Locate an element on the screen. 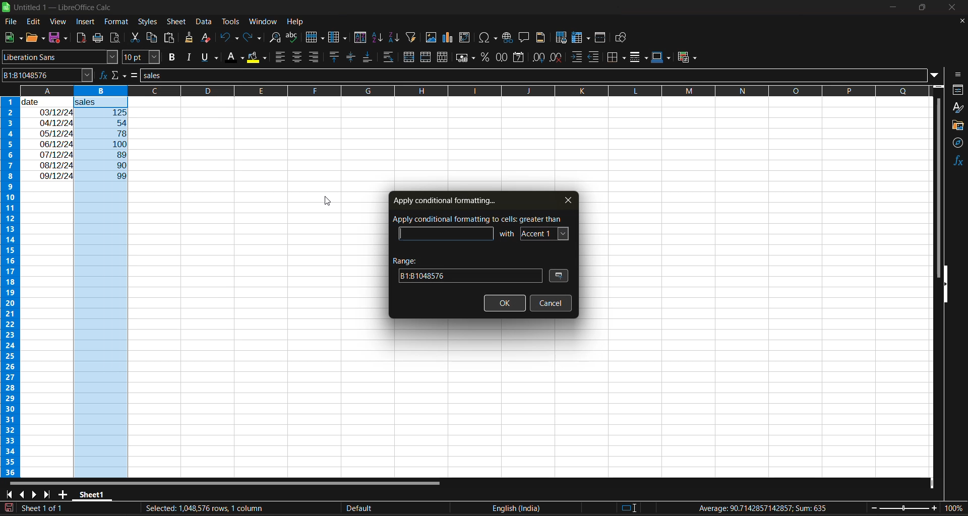  scroll to last sheet is located at coordinates (51, 495).